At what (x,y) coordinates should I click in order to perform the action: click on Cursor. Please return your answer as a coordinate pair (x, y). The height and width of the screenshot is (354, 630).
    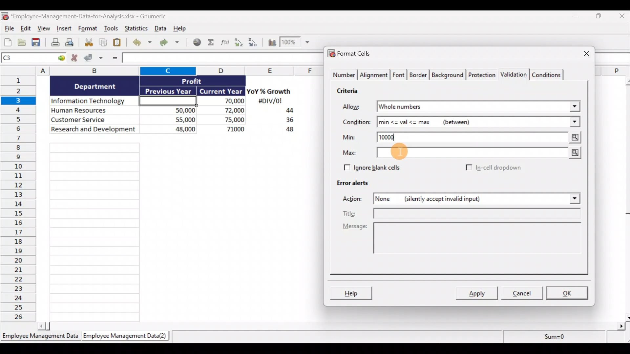
    Looking at the image, I should click on (399, 150).